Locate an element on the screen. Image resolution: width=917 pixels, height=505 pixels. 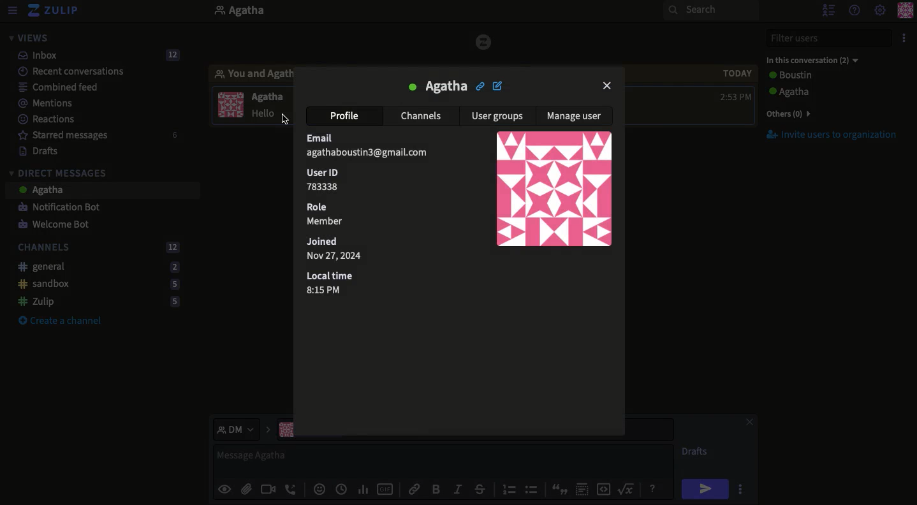
Invite users to organization is located at coordinates (832, 135).